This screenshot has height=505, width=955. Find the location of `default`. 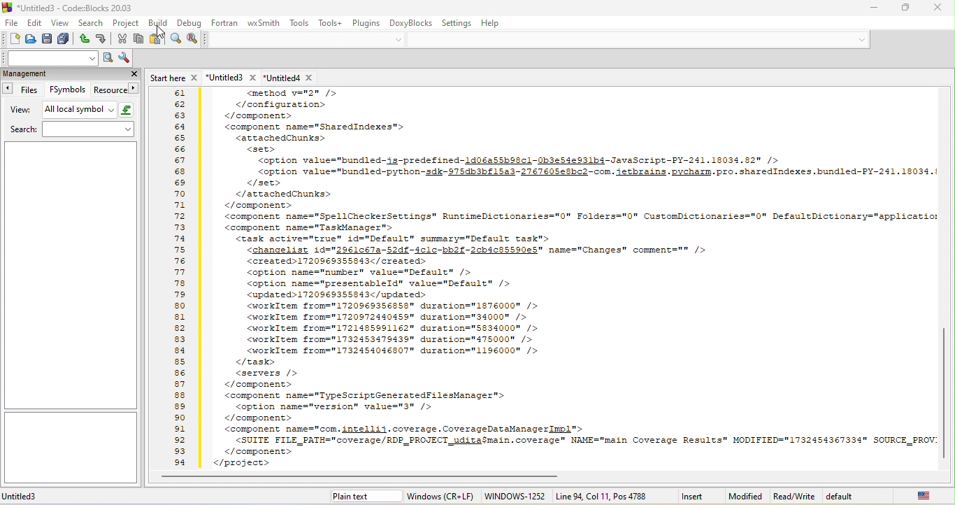

default is located at coordinates (858, 496).